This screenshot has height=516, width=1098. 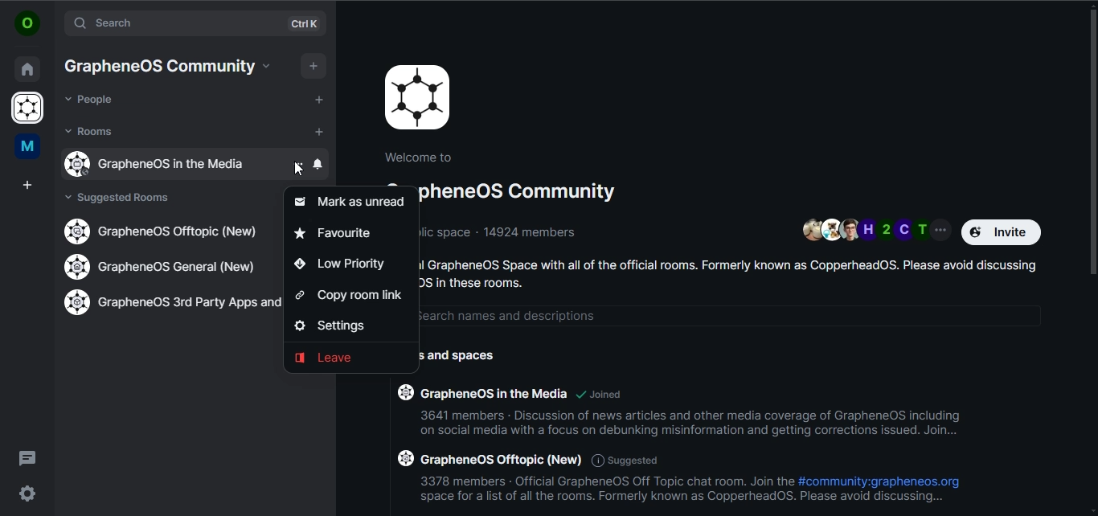 I want to click on add, so click(x=315, y=64).